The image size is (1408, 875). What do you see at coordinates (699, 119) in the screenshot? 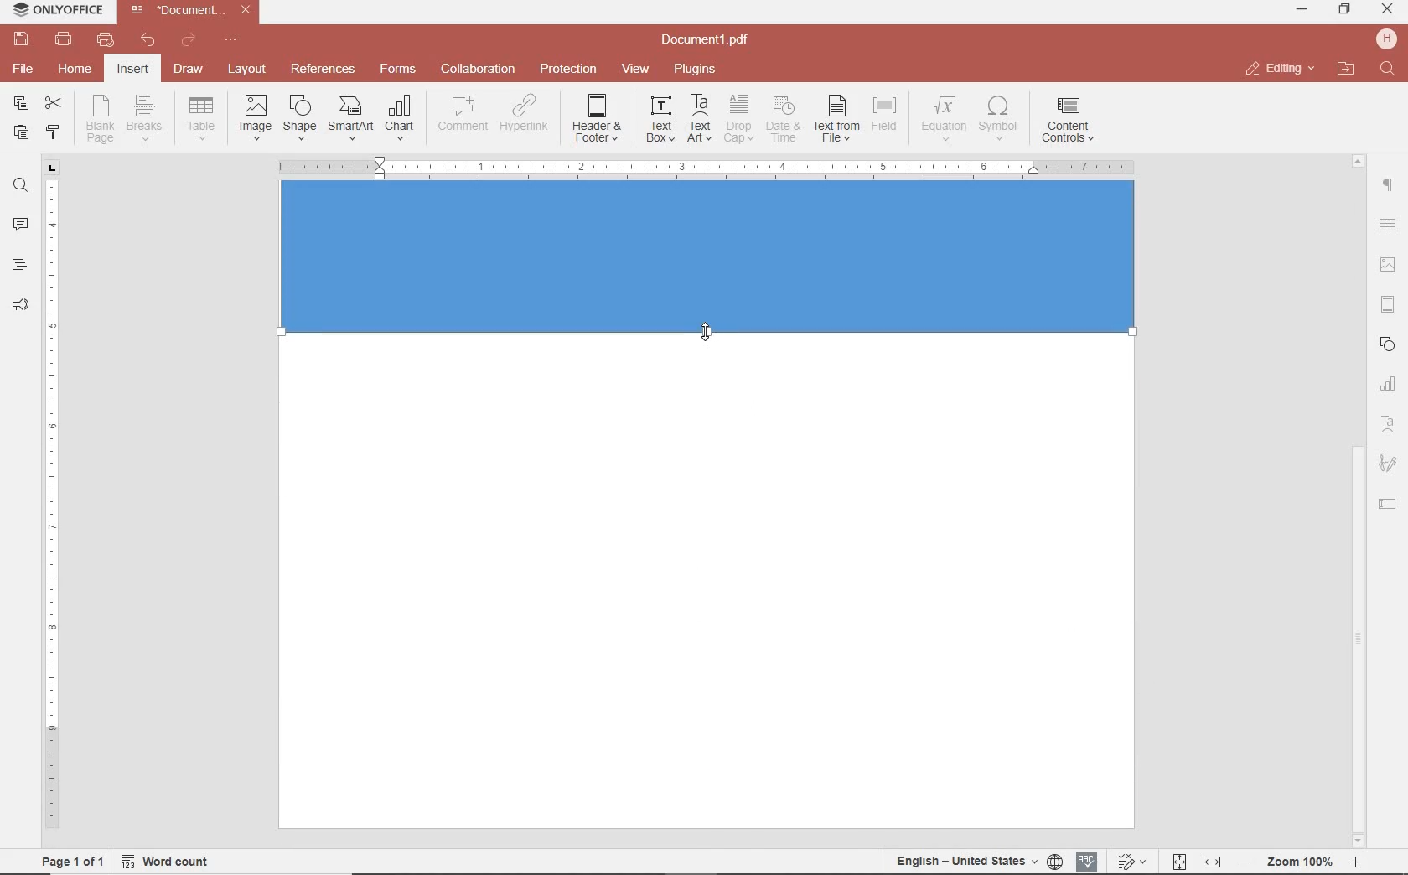
I see `INSERT TEXT ART` at bounding box center [699, 119].